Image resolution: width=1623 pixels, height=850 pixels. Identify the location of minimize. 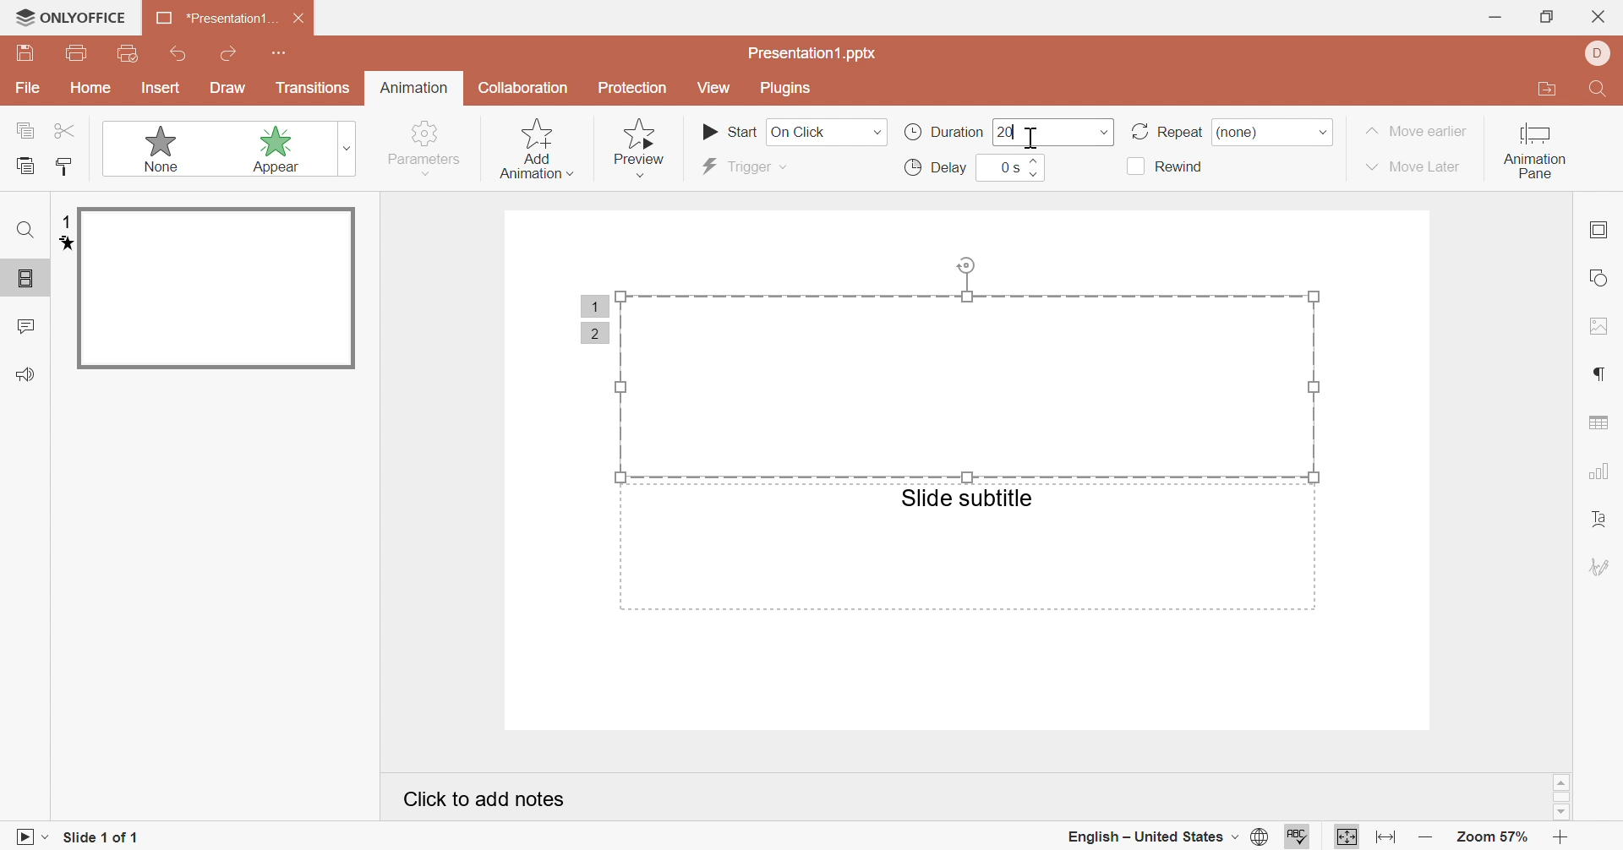
(1496, 18).